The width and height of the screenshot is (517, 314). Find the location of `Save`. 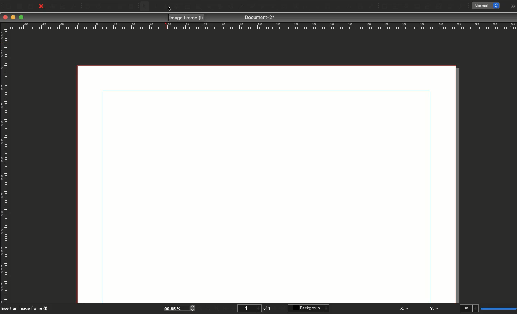

Save is located at coordinates (32, 6).